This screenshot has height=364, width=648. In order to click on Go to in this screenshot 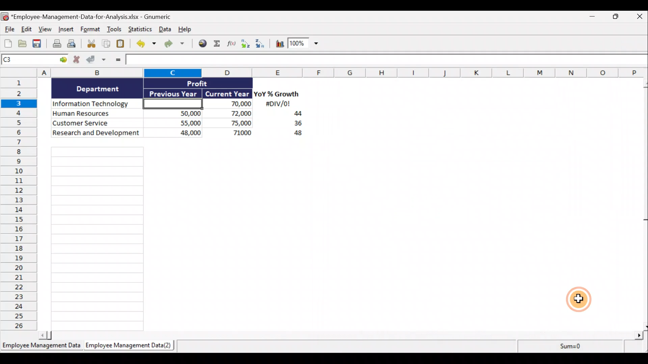, I will do `click(63, 60)`.